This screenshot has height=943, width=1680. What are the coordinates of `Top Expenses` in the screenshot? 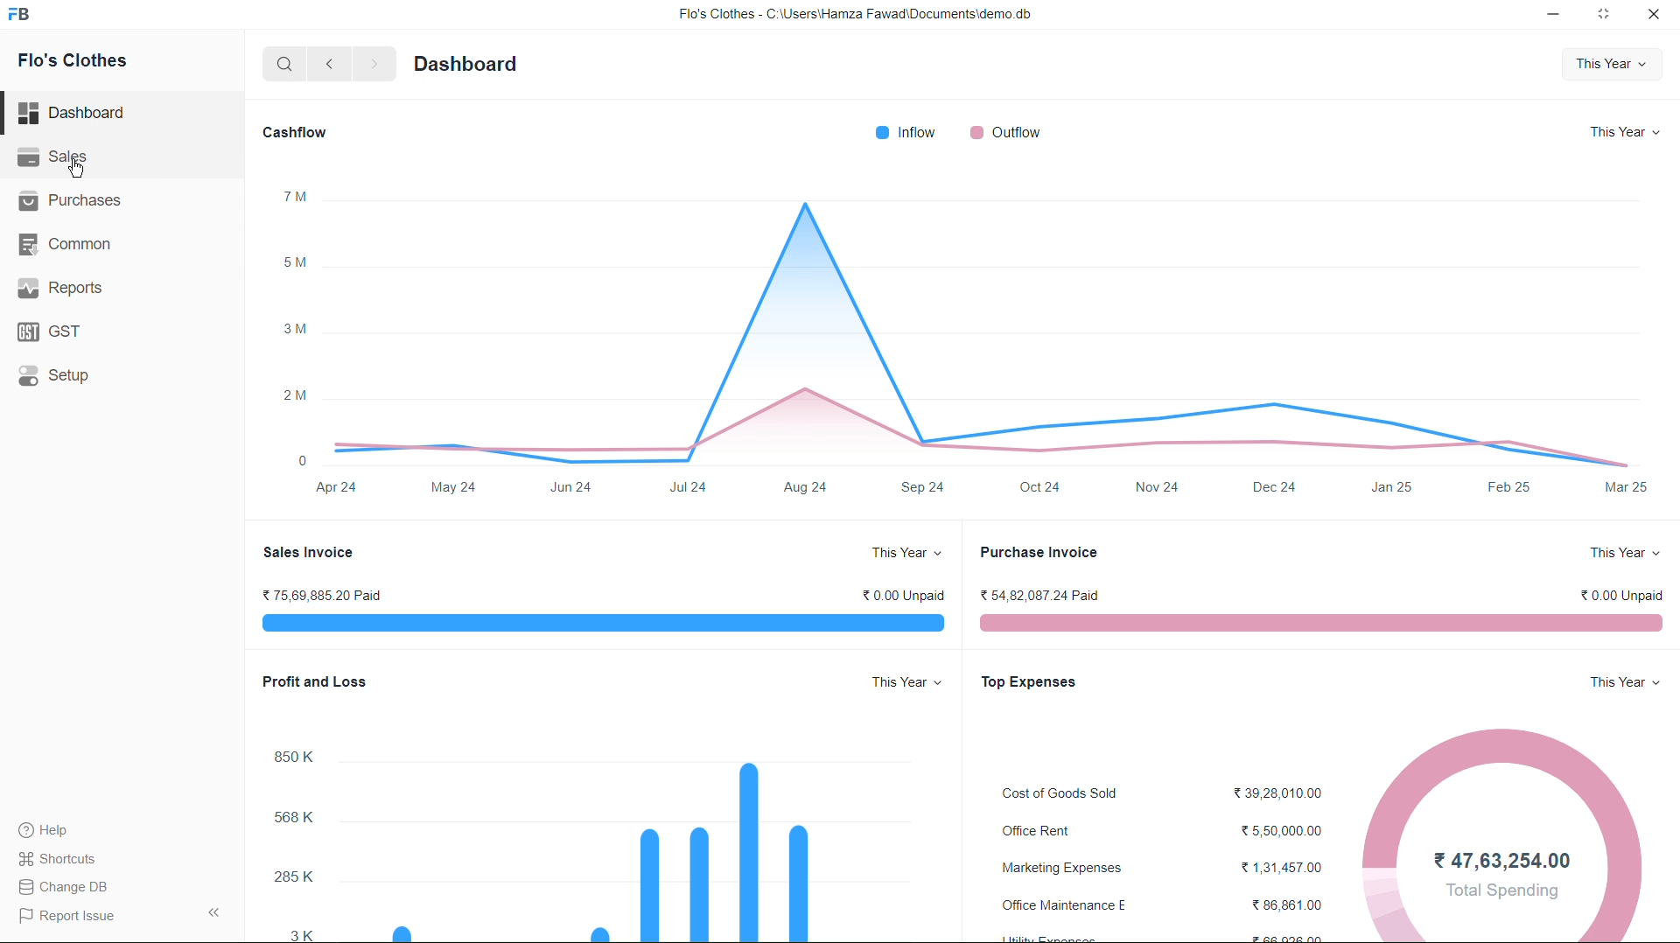 It's located at (1030, 679).